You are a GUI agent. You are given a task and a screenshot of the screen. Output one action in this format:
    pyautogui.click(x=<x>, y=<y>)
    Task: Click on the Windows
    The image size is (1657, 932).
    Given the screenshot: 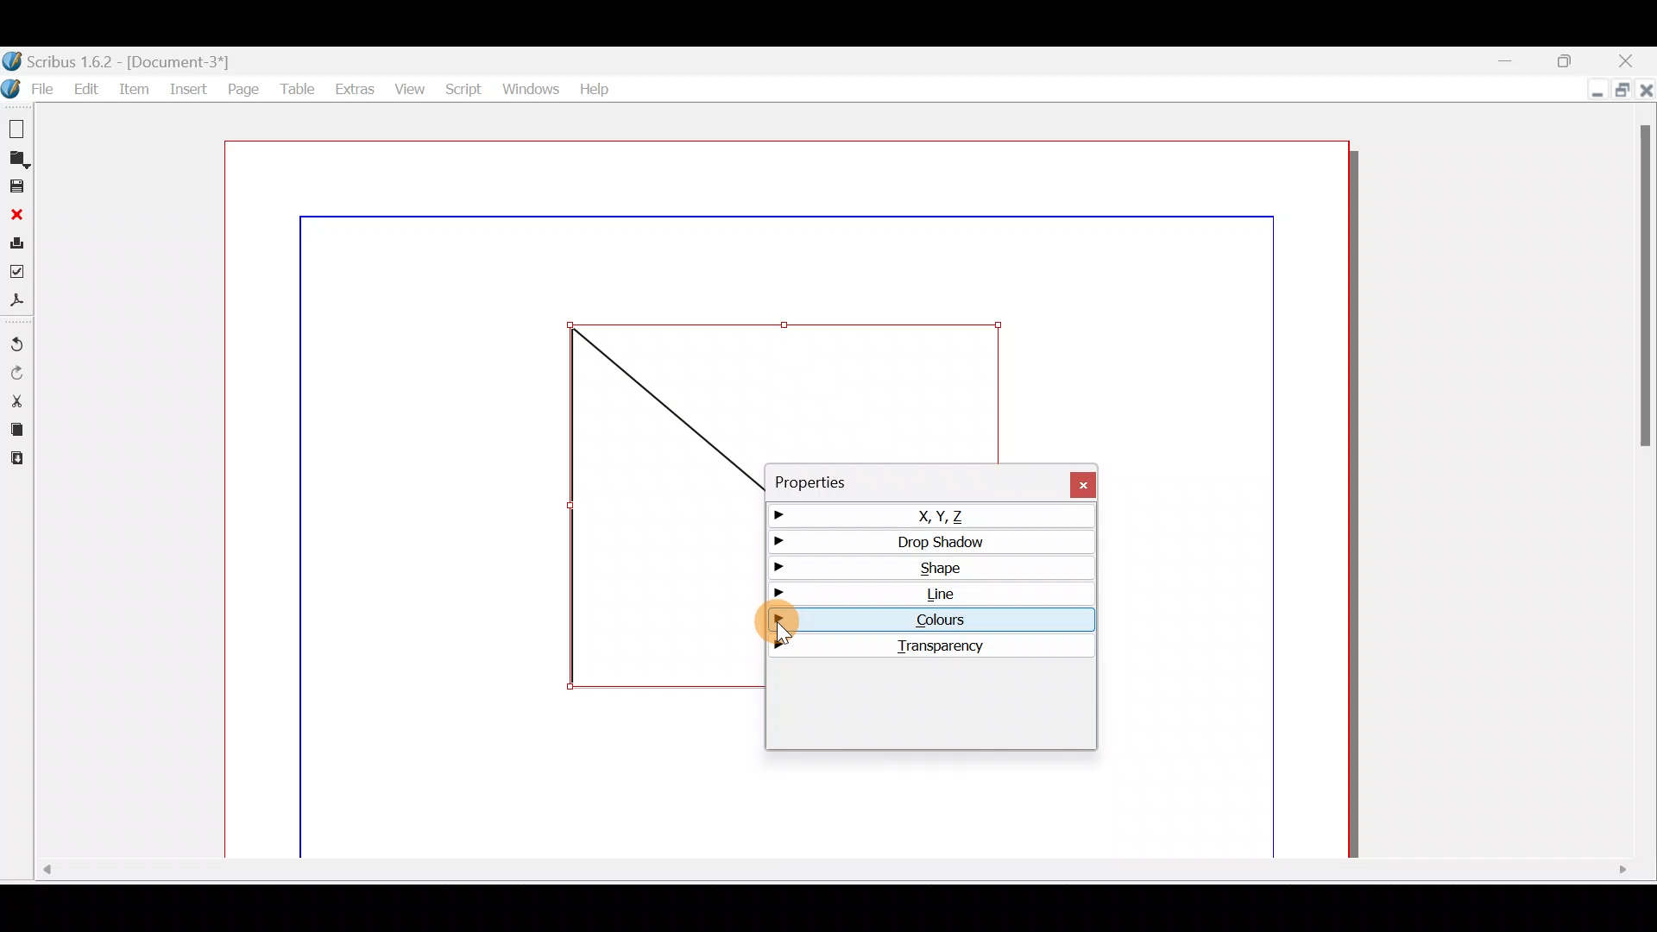 What is the action you would take?
    pyautogui.click(x=528, y=85)
    